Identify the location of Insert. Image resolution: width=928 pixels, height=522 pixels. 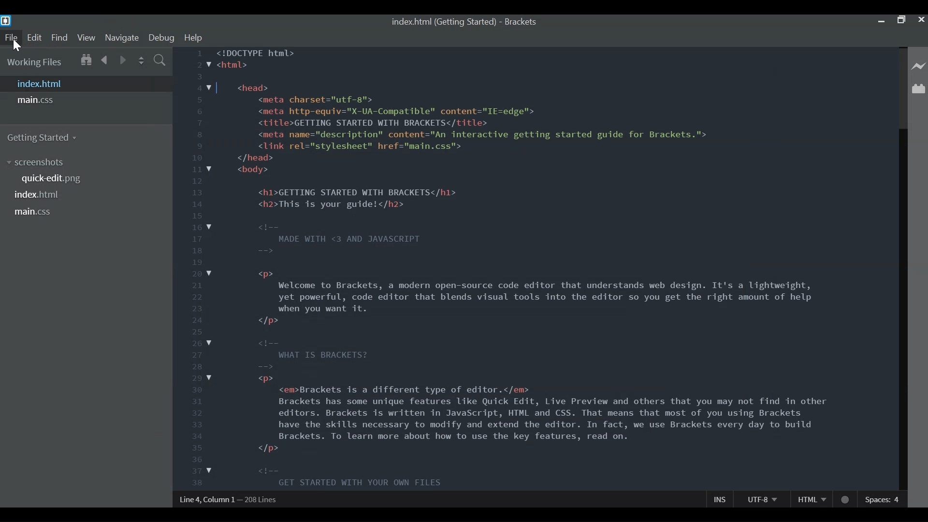
(721, 499).